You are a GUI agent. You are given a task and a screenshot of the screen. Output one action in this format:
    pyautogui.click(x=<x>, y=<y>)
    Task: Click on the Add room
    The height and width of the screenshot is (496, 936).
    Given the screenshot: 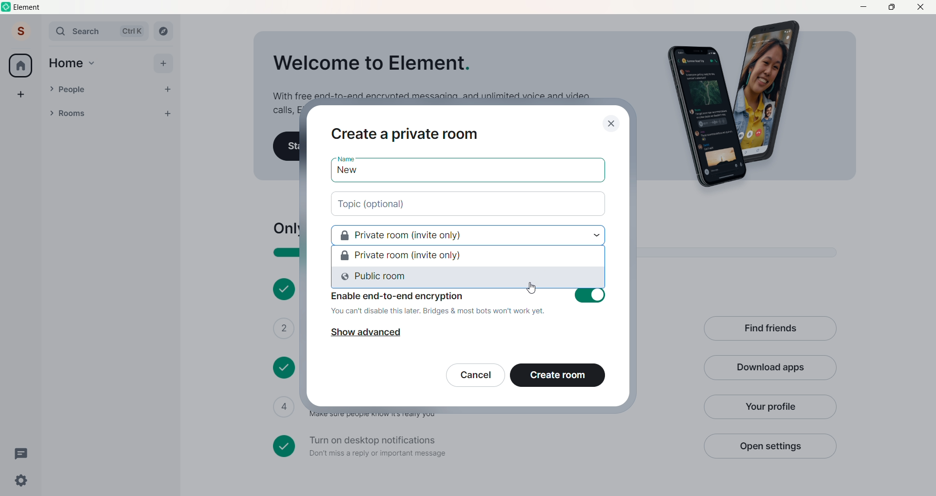 What is the action you would take?
    pyautogui.click(x=171, y=112)
    